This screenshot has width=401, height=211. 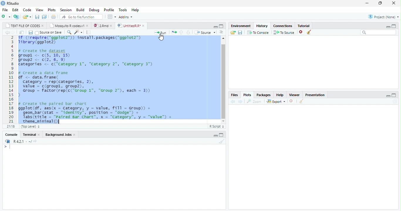 What do you see at coordinates (309, 32) in the screenshot?
I see `clear all objects` at bounding box center [309, 32].